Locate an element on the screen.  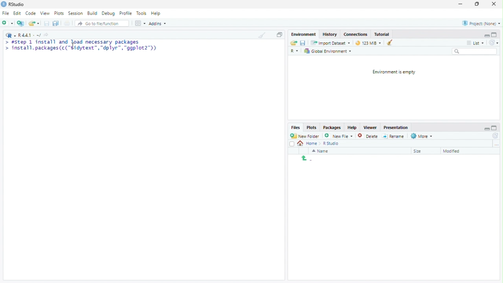
Tools is located at coordinates (141, 13).